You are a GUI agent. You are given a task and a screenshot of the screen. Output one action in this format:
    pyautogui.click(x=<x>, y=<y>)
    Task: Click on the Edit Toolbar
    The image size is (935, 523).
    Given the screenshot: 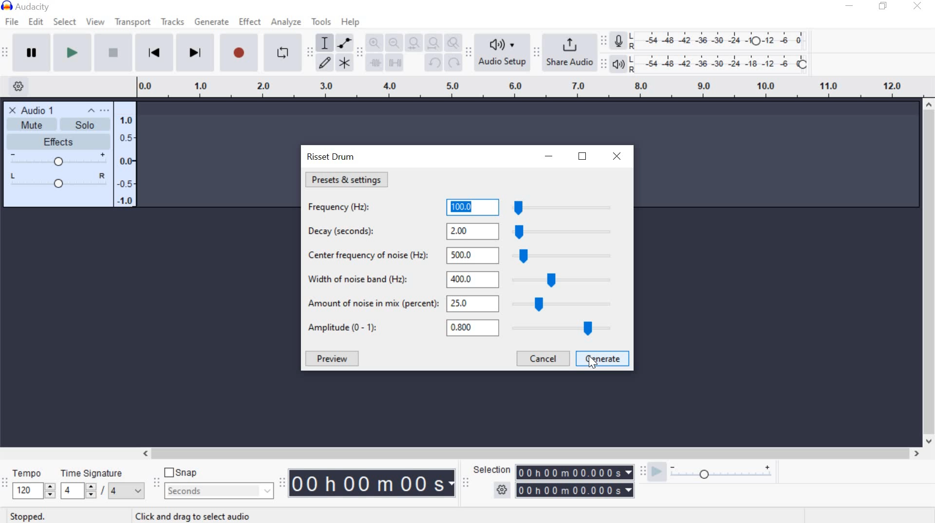 What is the action you would take?
    pyautogui.click(x=359, y=54)
    